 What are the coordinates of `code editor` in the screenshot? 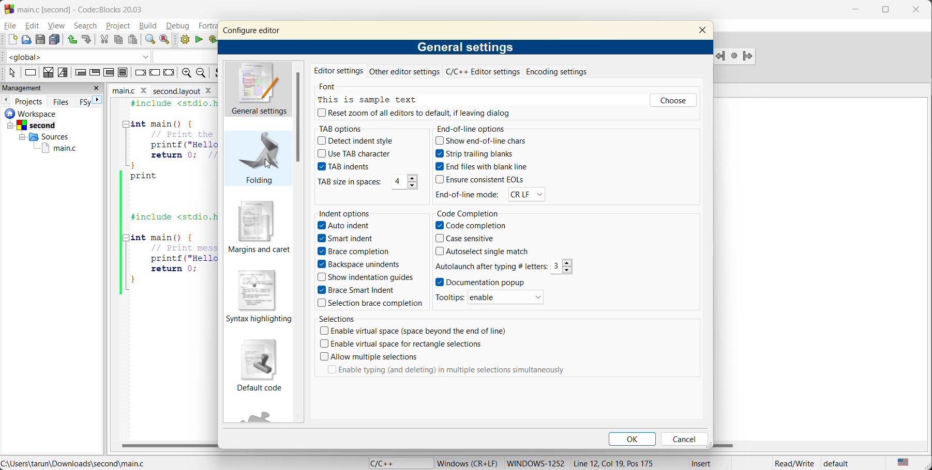 It's located at (166, 198).